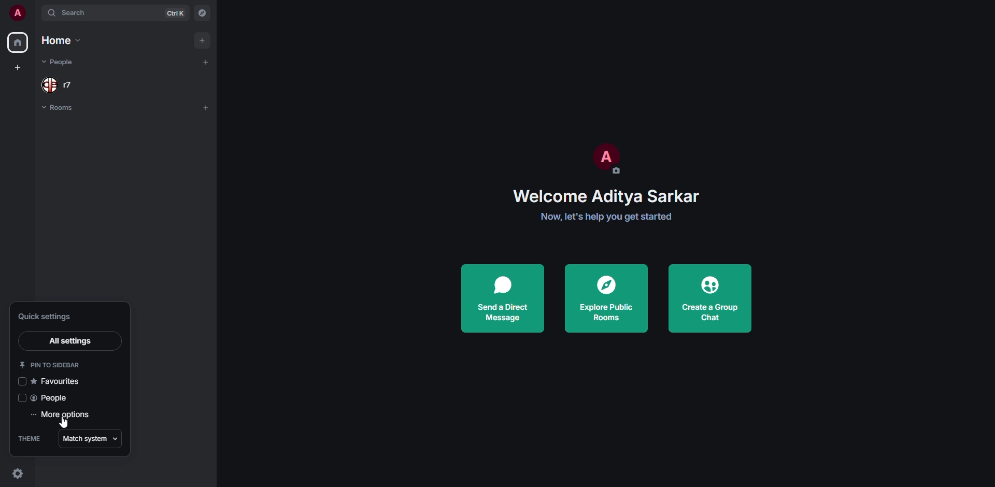 Image resolution: width=995 pixels, height=487 pixels. Describe the element at coordinates (60, 382) in the screenshot. I see `favorites` at that location.